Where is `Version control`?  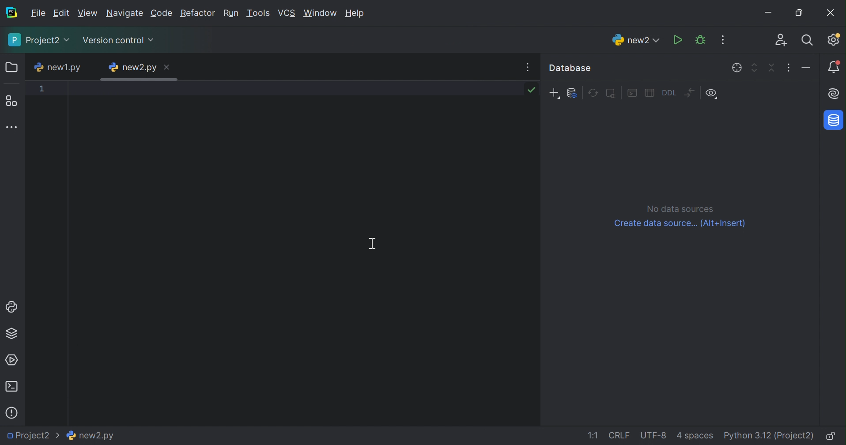
Version control is located at coordinates (118, 40).